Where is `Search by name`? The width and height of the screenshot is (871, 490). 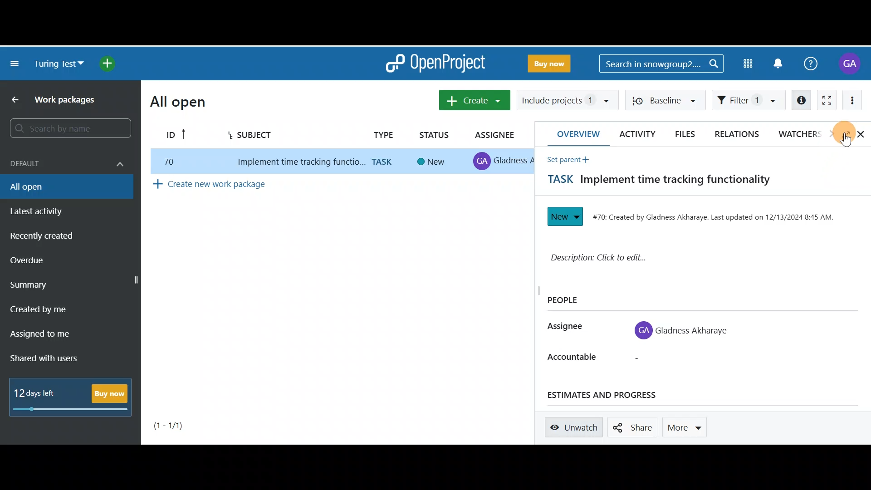
Search by name is located at coordinates (68, 129).